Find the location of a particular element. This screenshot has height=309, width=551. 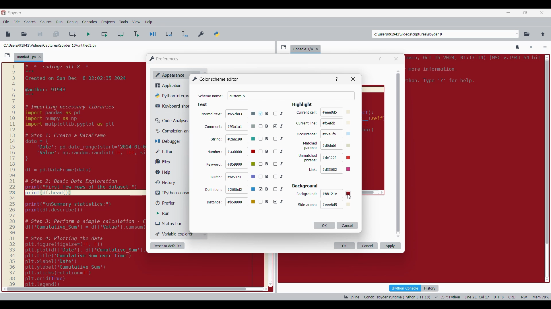

Tools menu is located at coordinates (123, 22).